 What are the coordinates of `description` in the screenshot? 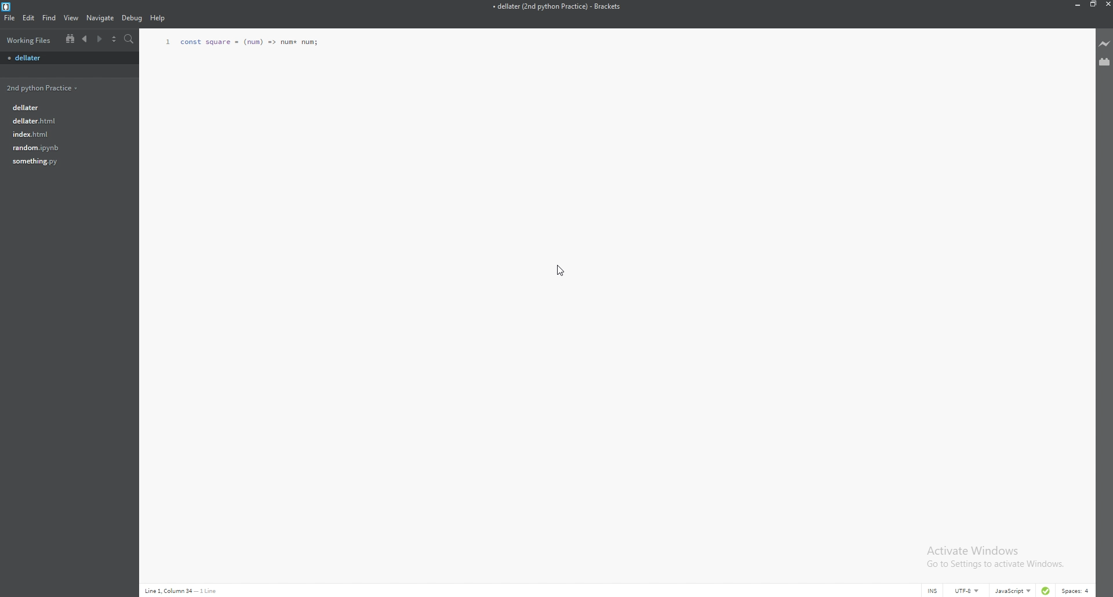 It's located at (191, 585).